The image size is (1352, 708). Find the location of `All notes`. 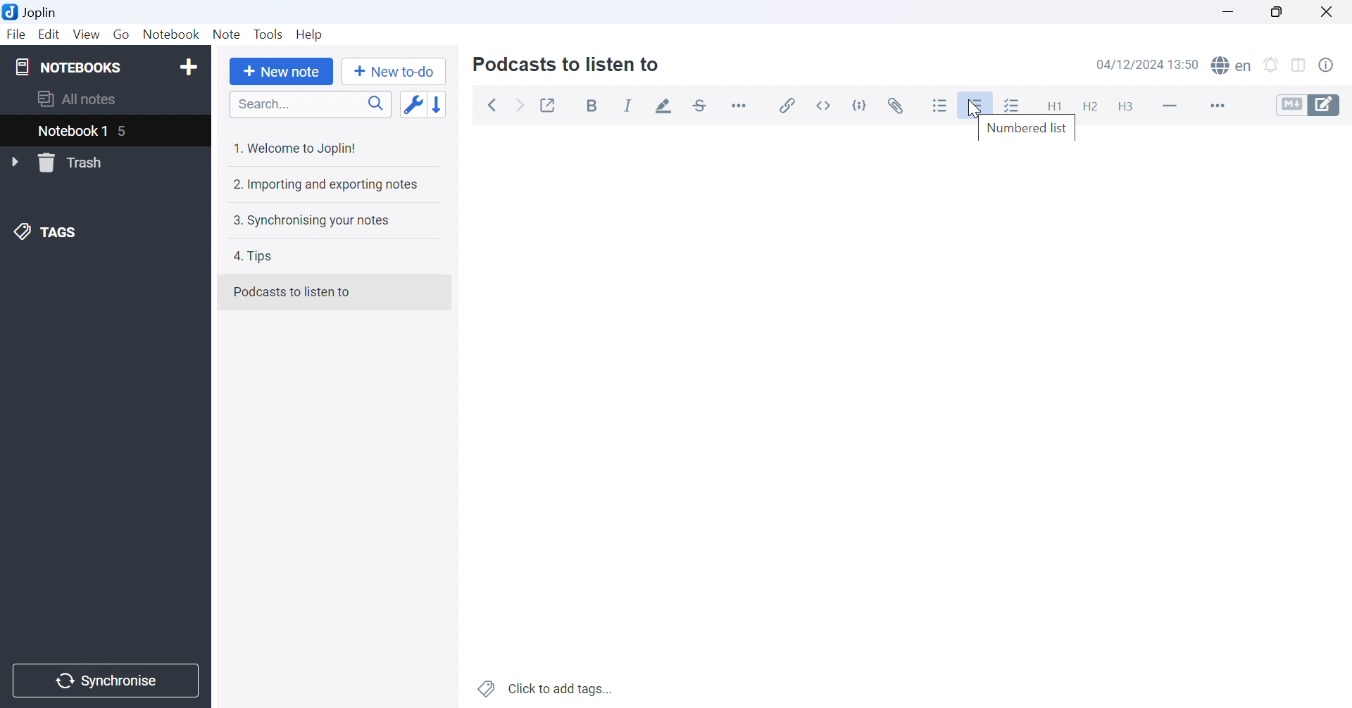

All notes is located at coordinates (78, 100).